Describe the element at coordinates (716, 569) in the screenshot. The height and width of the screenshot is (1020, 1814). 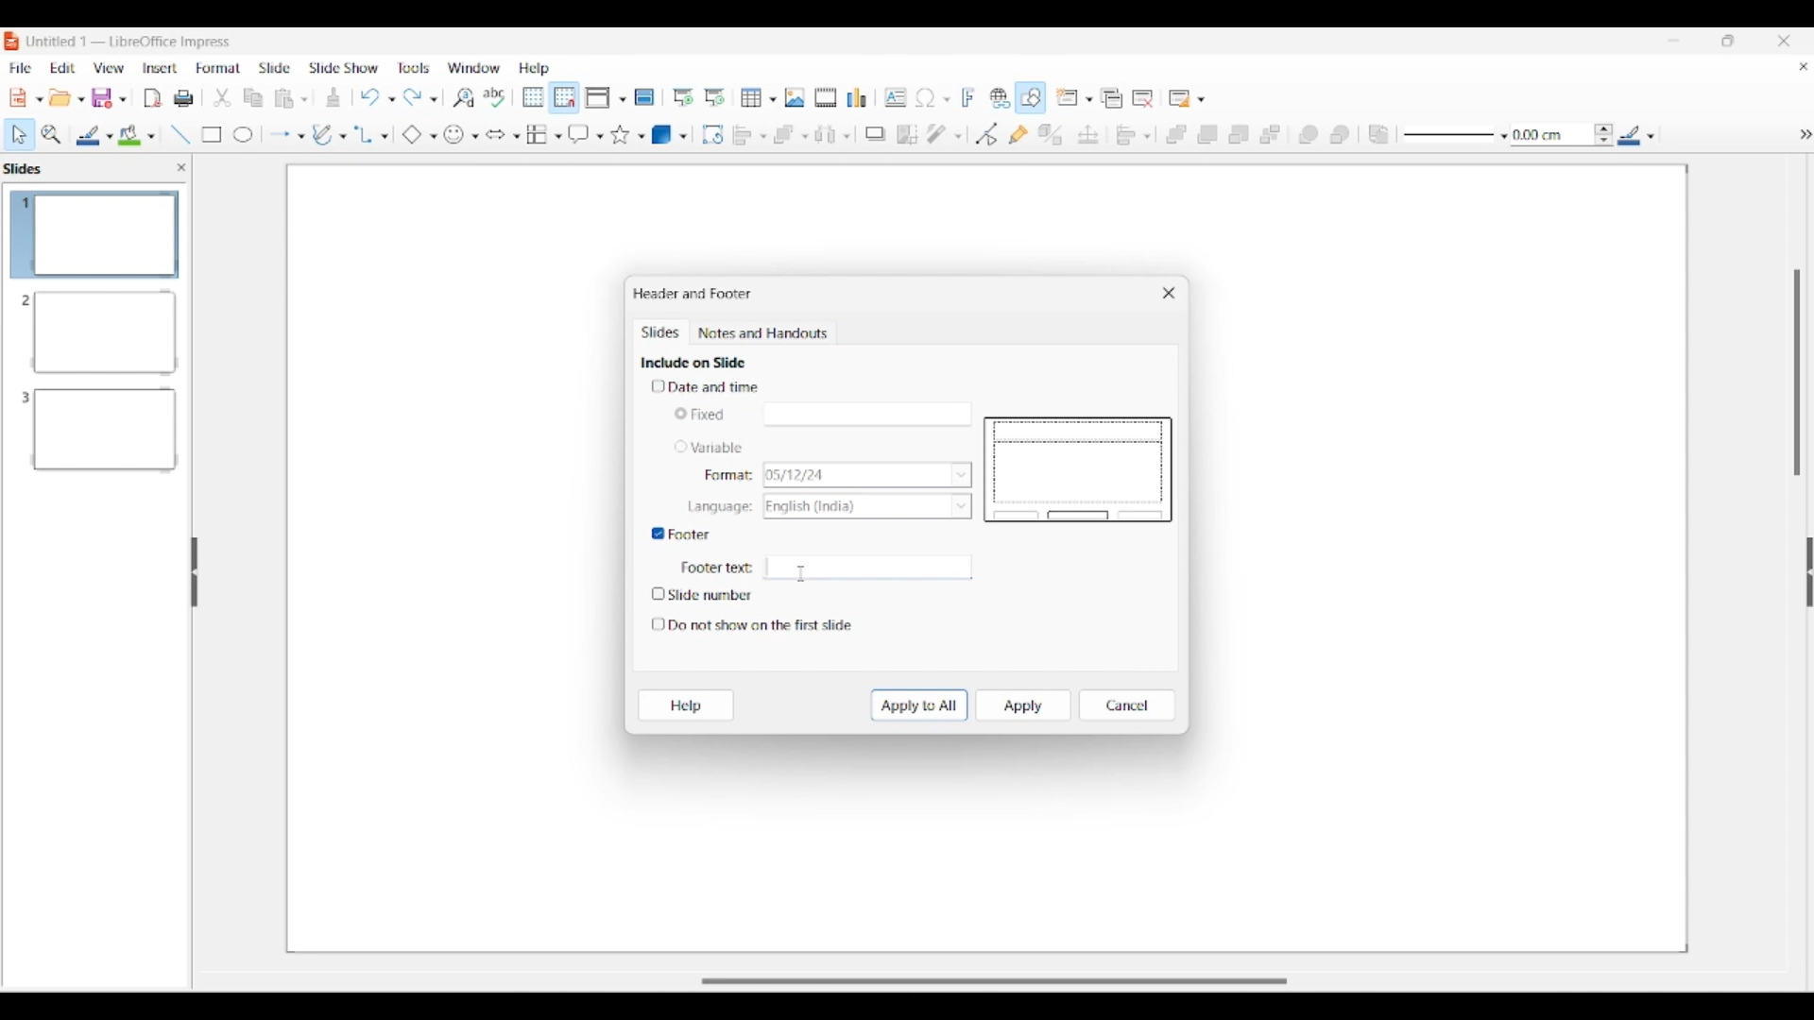
I see `Indicates Footer text box` at that location.